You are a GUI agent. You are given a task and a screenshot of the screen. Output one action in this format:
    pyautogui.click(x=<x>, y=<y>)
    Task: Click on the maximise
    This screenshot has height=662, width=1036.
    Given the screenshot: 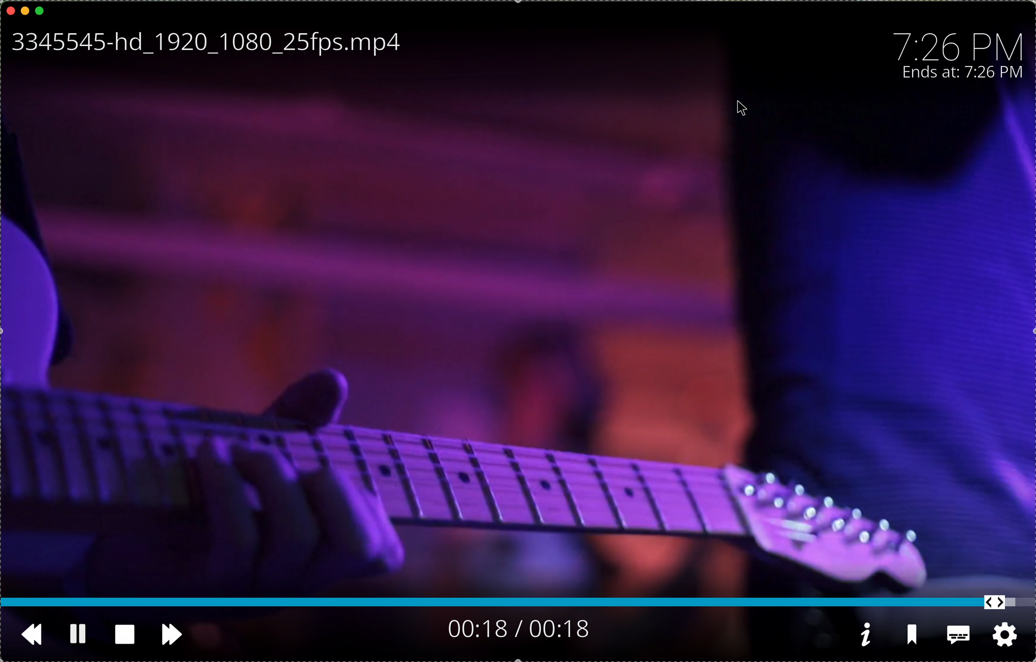 What is the action you would take?
    pyautogui.click(x=40, y=10)
    